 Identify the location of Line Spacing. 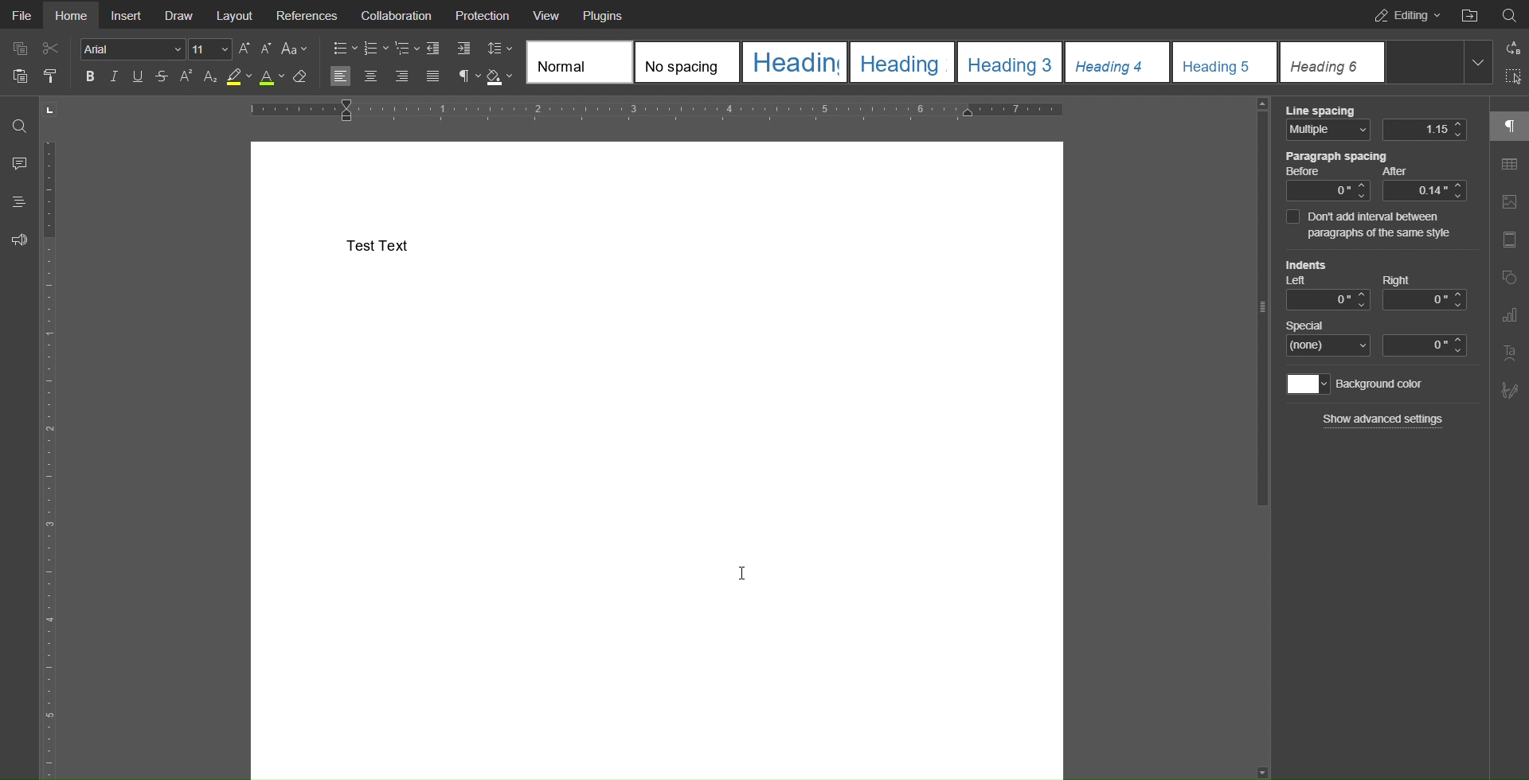
(1376, 123).